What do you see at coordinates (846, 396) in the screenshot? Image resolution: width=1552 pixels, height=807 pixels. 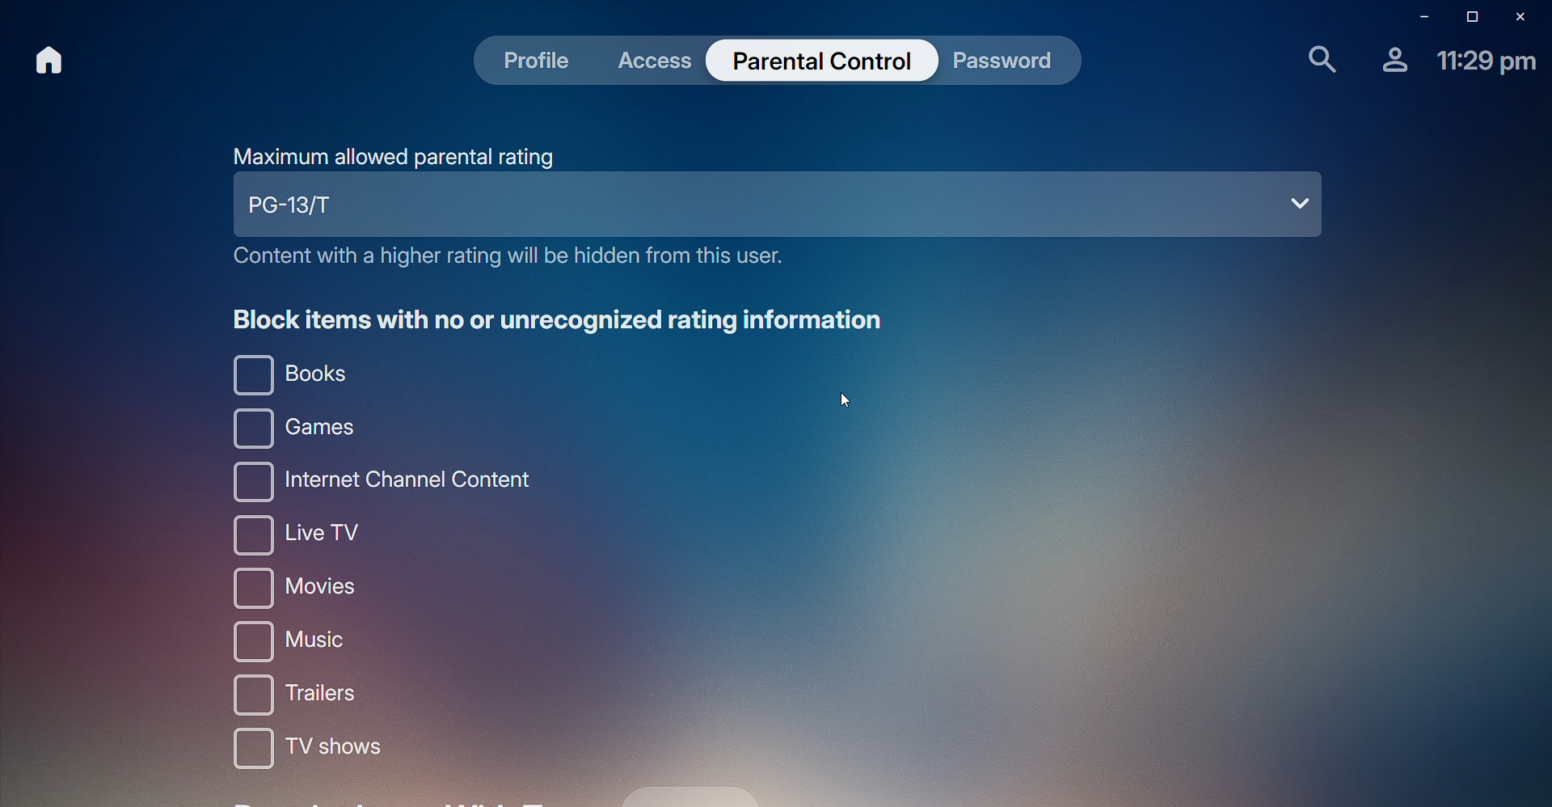 I see `Cursor` at bounding box center [846, 396].